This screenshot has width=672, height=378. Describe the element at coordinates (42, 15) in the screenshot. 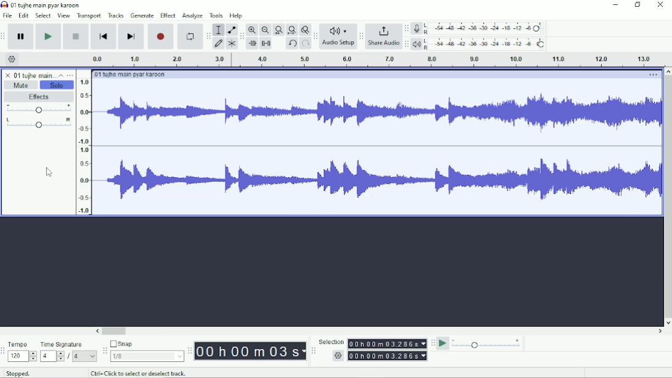

I see `Select` at that location.